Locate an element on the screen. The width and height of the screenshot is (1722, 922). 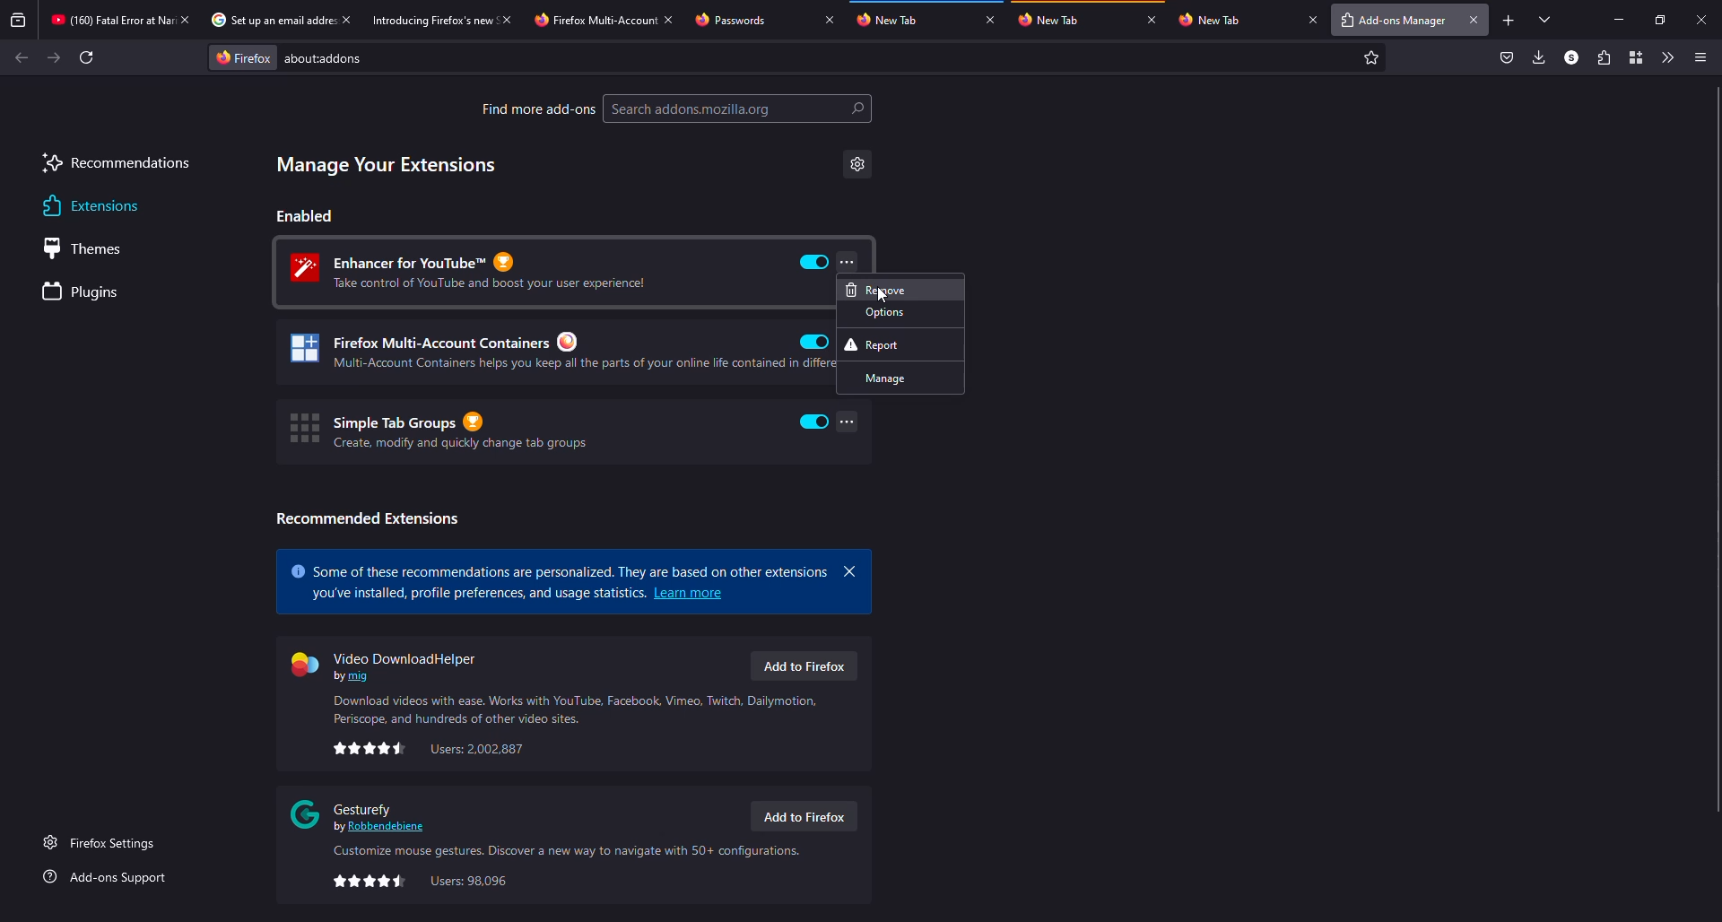
minimize is located at coordinates (1620, 20).